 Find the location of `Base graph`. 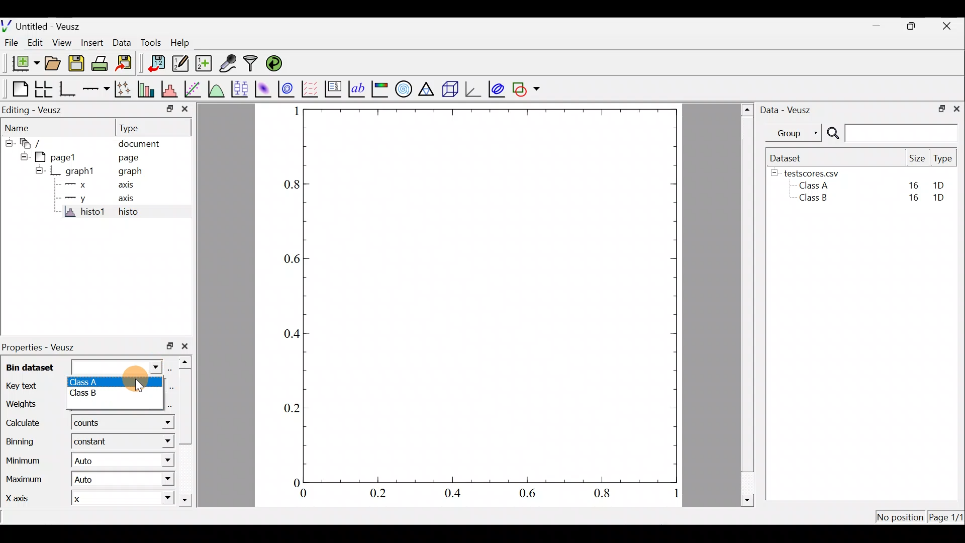

Base graph is located at coordinates (67, 87).